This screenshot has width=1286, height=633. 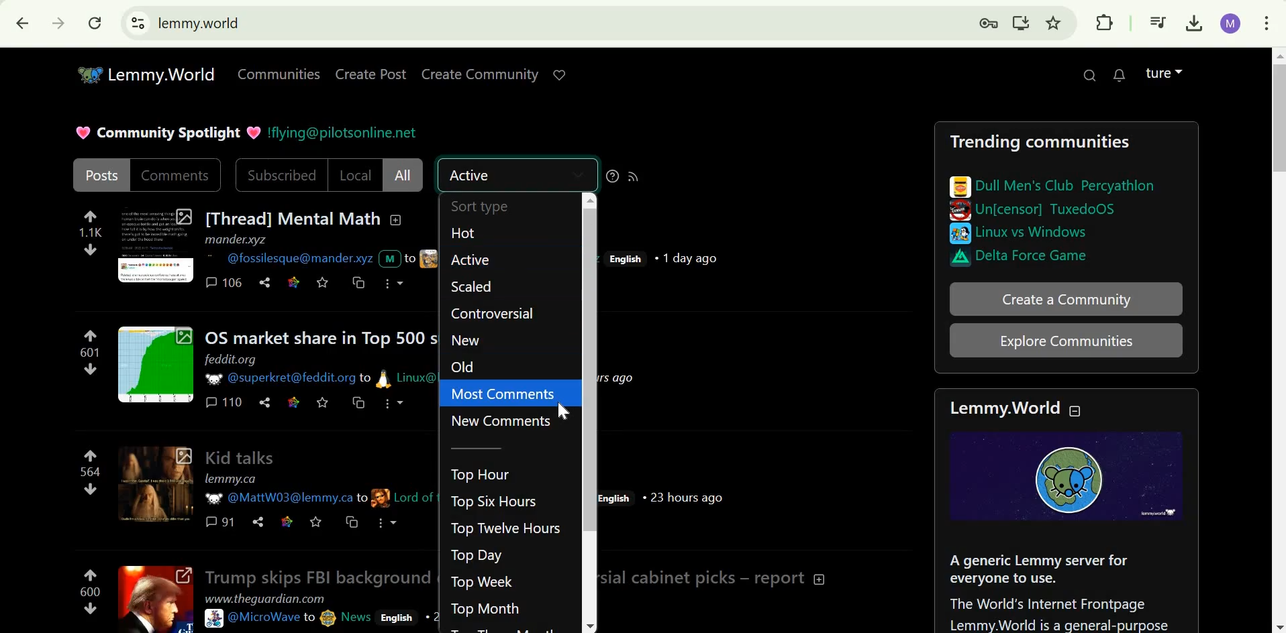 What do you see at coordinates (1042, 567) in the screenshot?
I see `A generic Lemmy server for everyone to use.` at bounding box center [1042, 567].